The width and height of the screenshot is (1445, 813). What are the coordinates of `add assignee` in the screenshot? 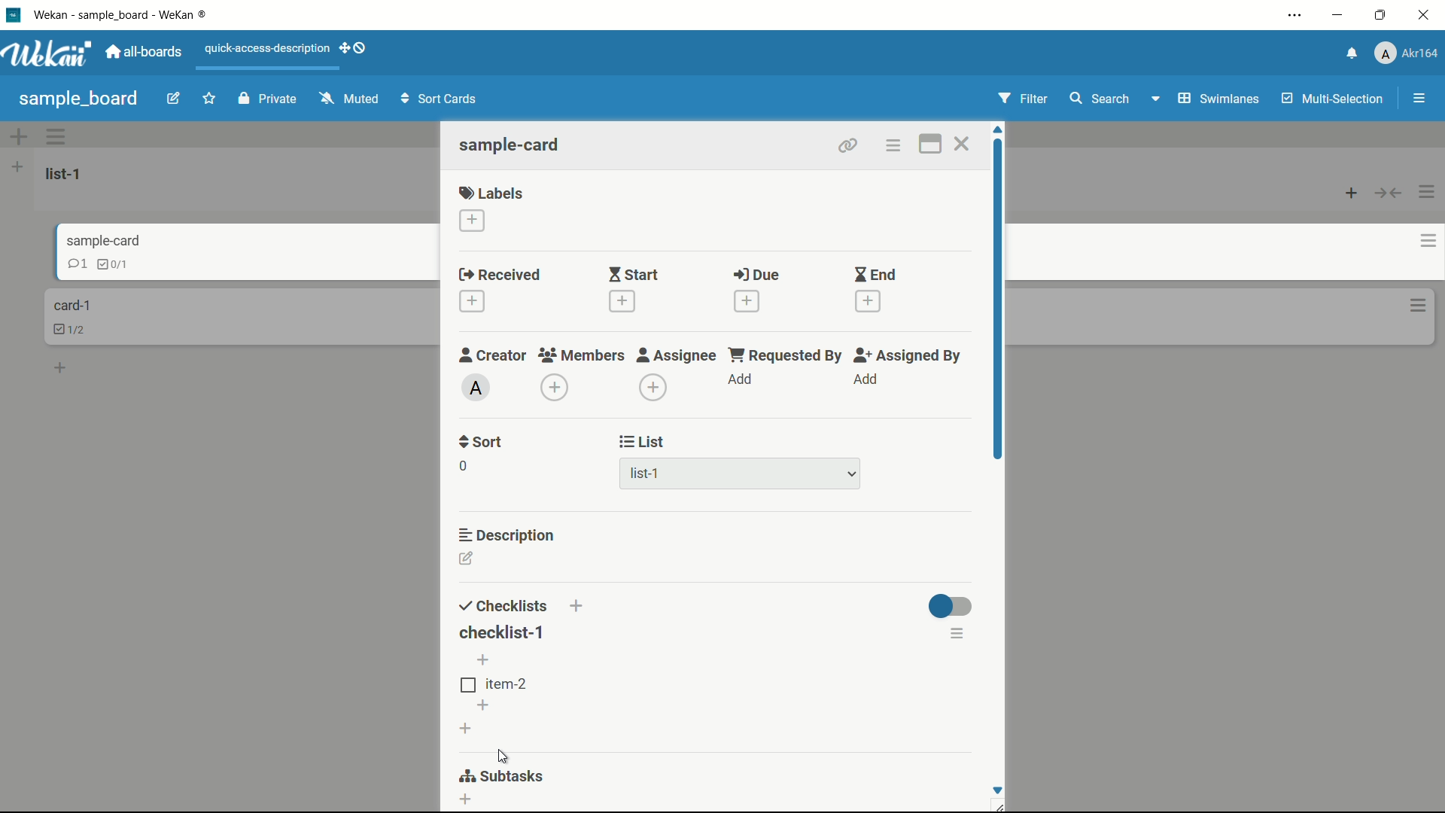 It's located at (865, 379).